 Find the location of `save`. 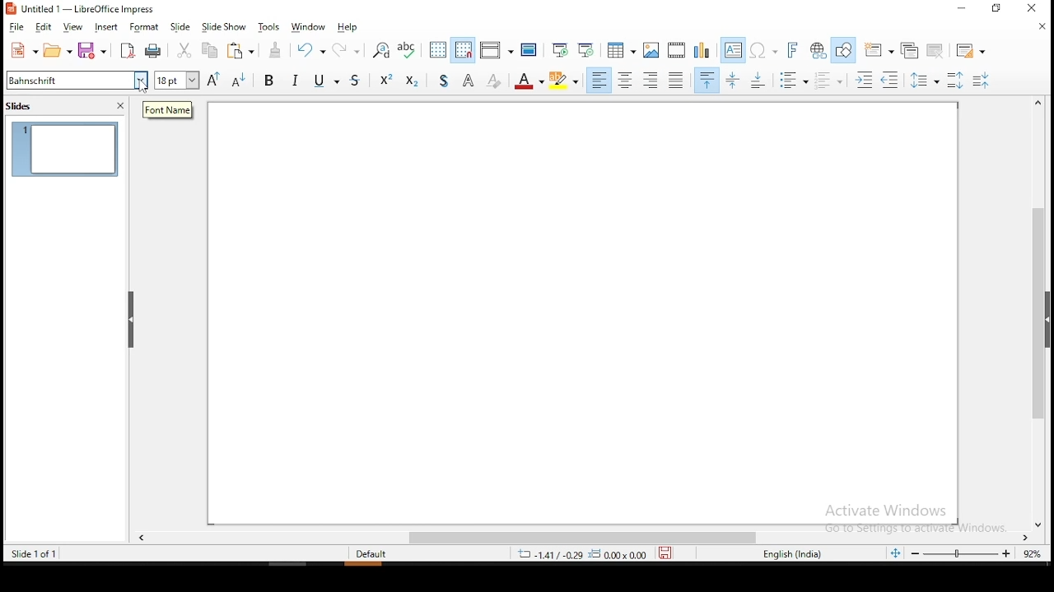

save is located at coordinates (671, 554).